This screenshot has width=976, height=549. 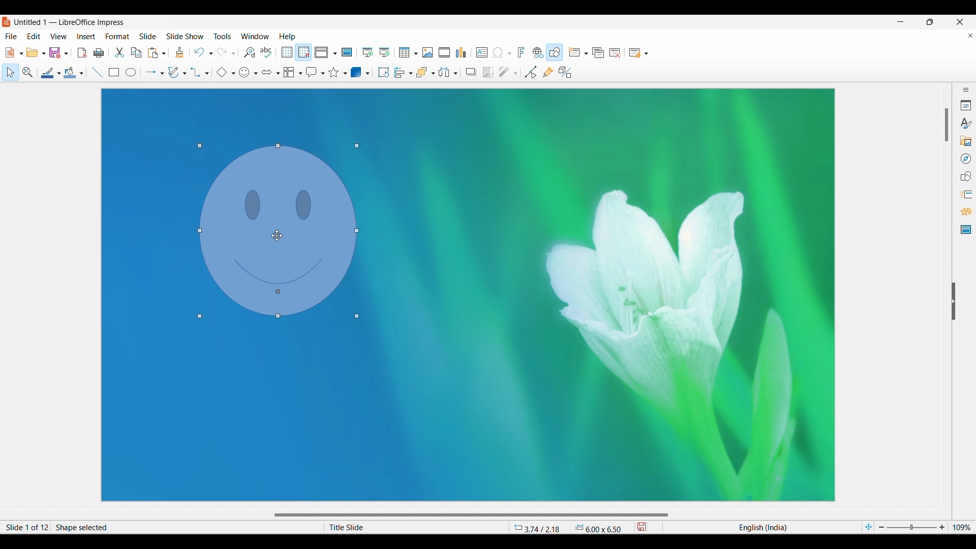 I want to click on Selected view, so click(x=321, y=52).